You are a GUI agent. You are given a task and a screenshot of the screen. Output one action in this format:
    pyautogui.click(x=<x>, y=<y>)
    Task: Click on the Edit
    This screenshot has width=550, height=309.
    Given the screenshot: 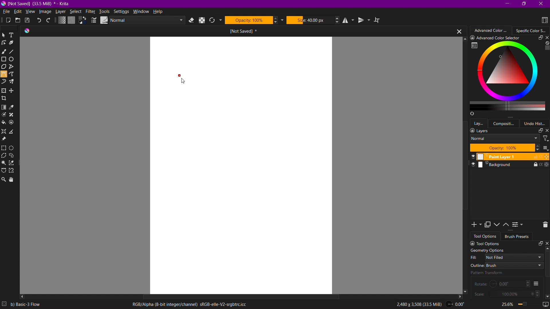 What is the action you would take?
    pyautogui.click(x=19, y=11)
    